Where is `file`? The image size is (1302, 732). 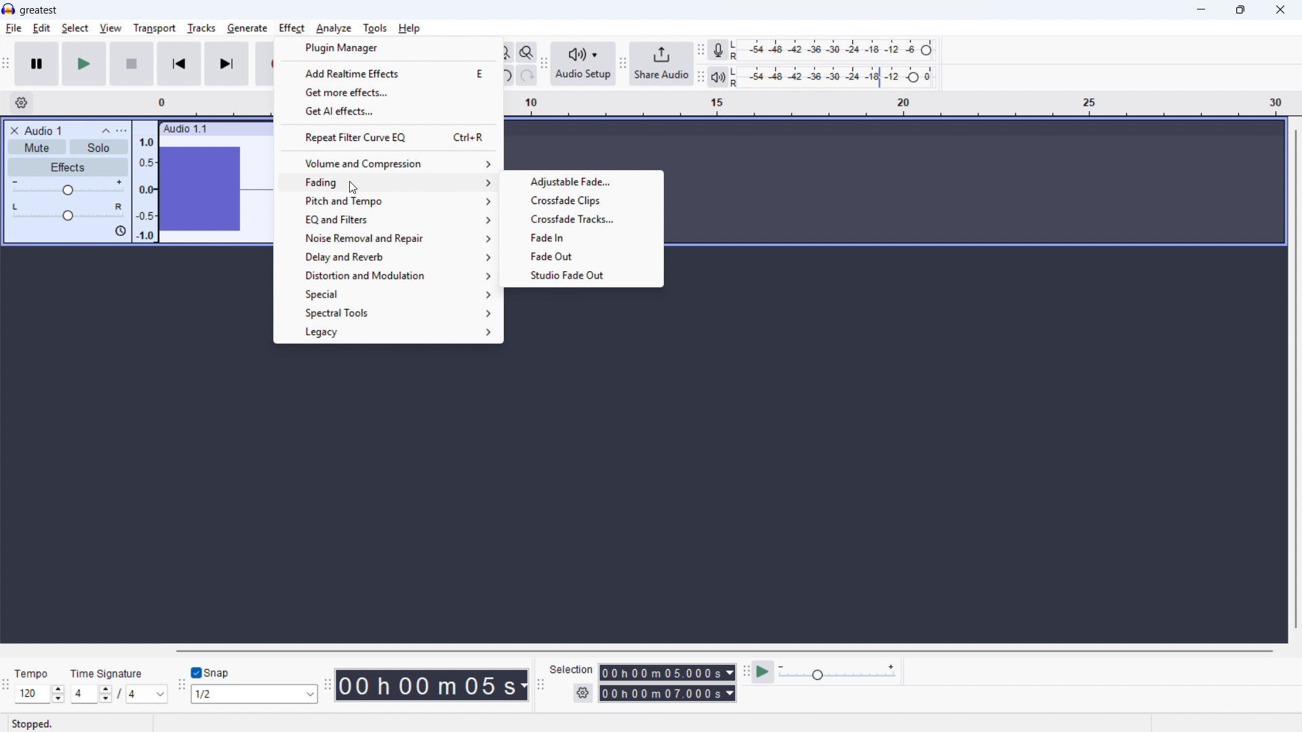 file is located at coordinates (14, 29).